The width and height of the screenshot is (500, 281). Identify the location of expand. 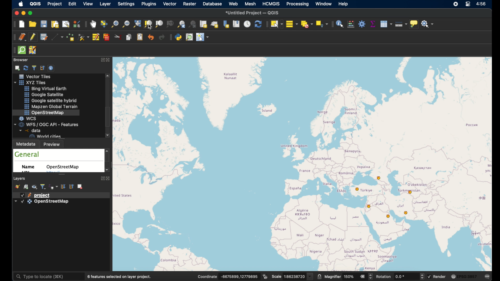
(102, 179).